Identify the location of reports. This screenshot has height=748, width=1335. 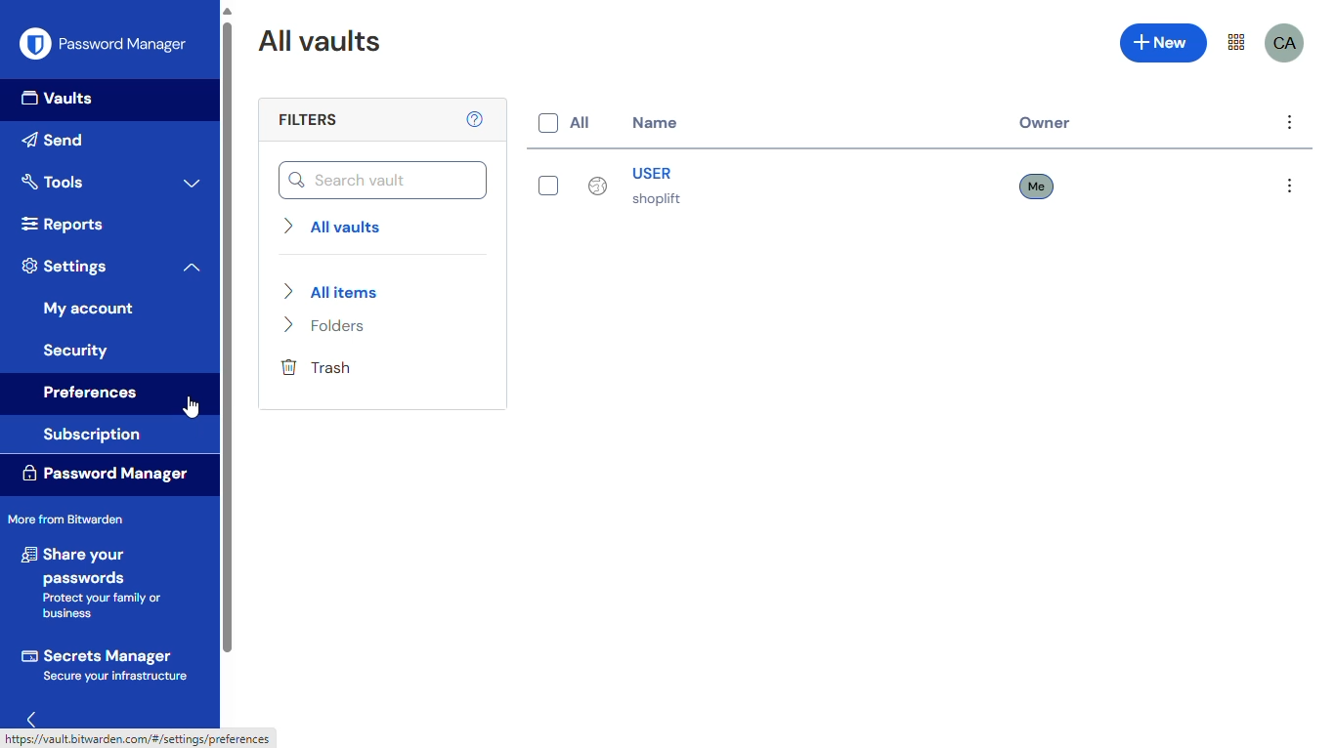
(61, 224).